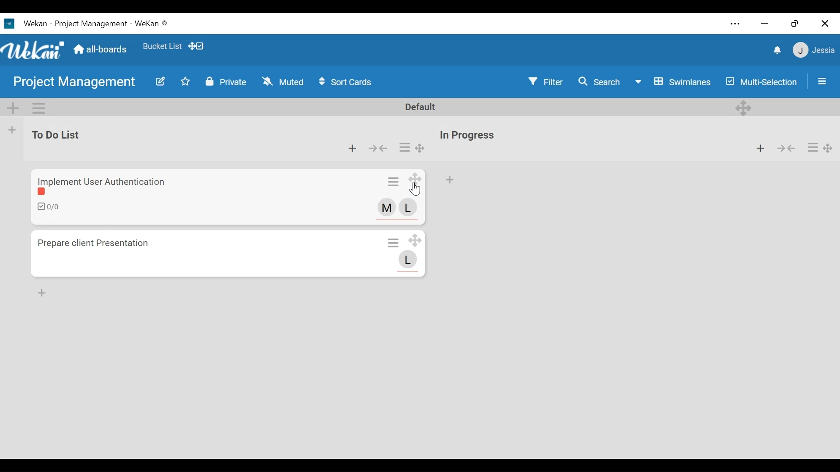  Describe the element at coordinates (735, 24) in the screenshot. I see `settings and more` at that location.